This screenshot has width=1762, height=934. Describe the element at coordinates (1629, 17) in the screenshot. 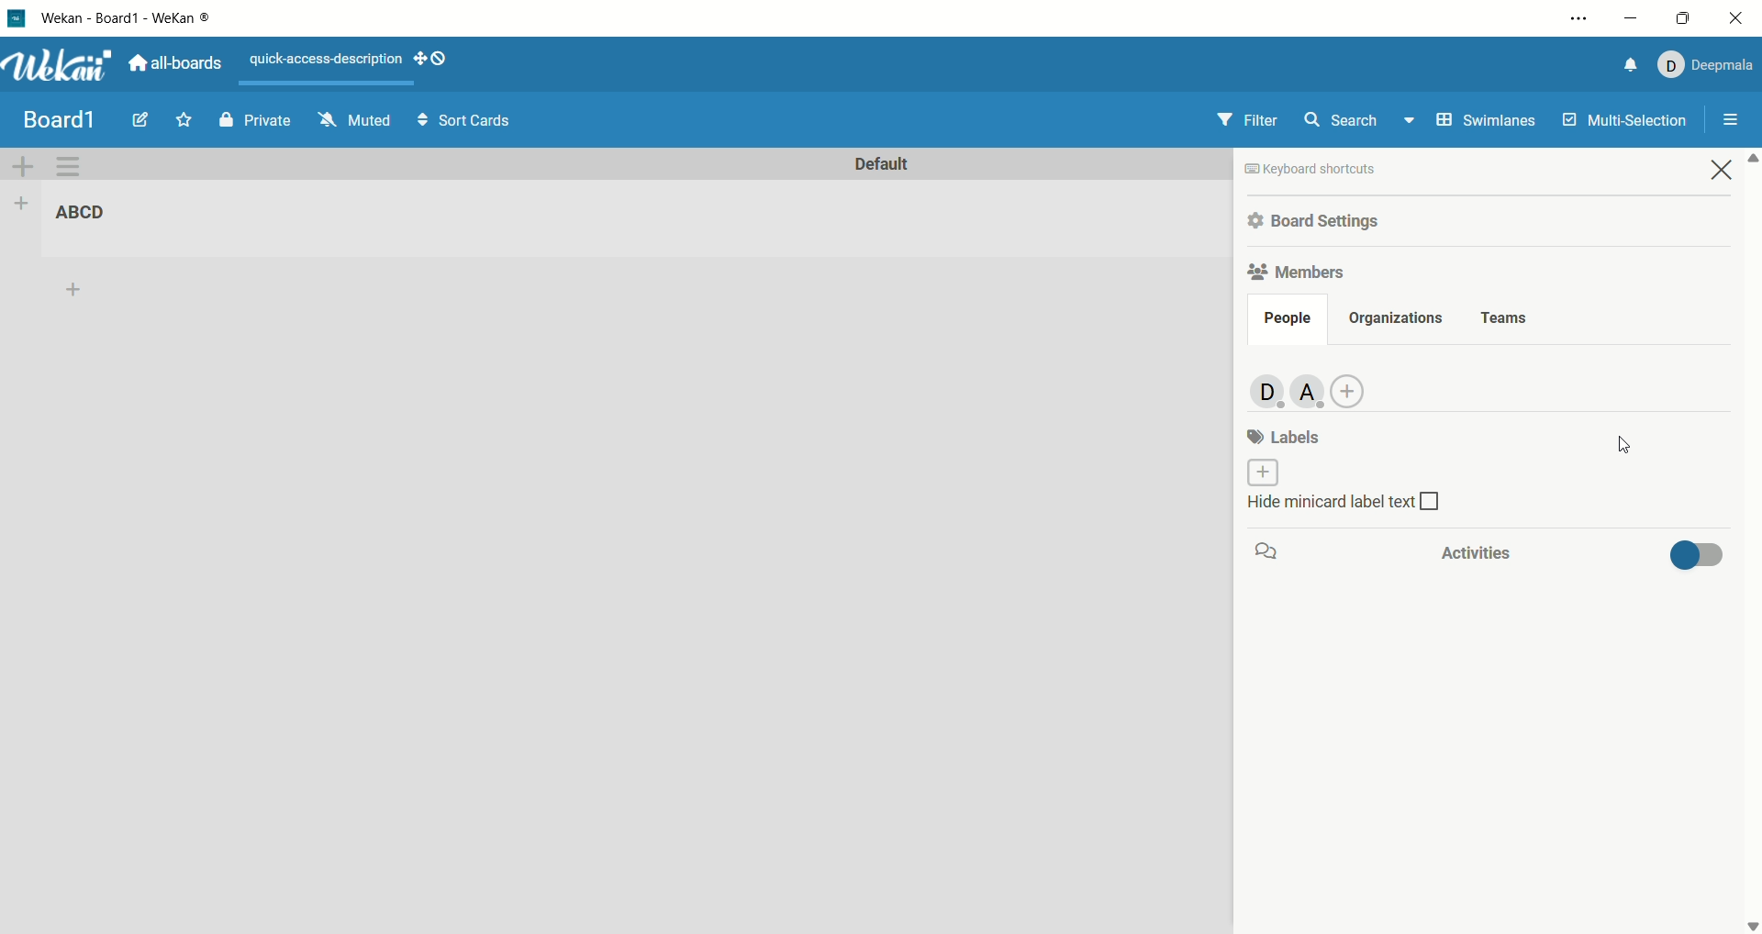

I see `minimize` at that location.